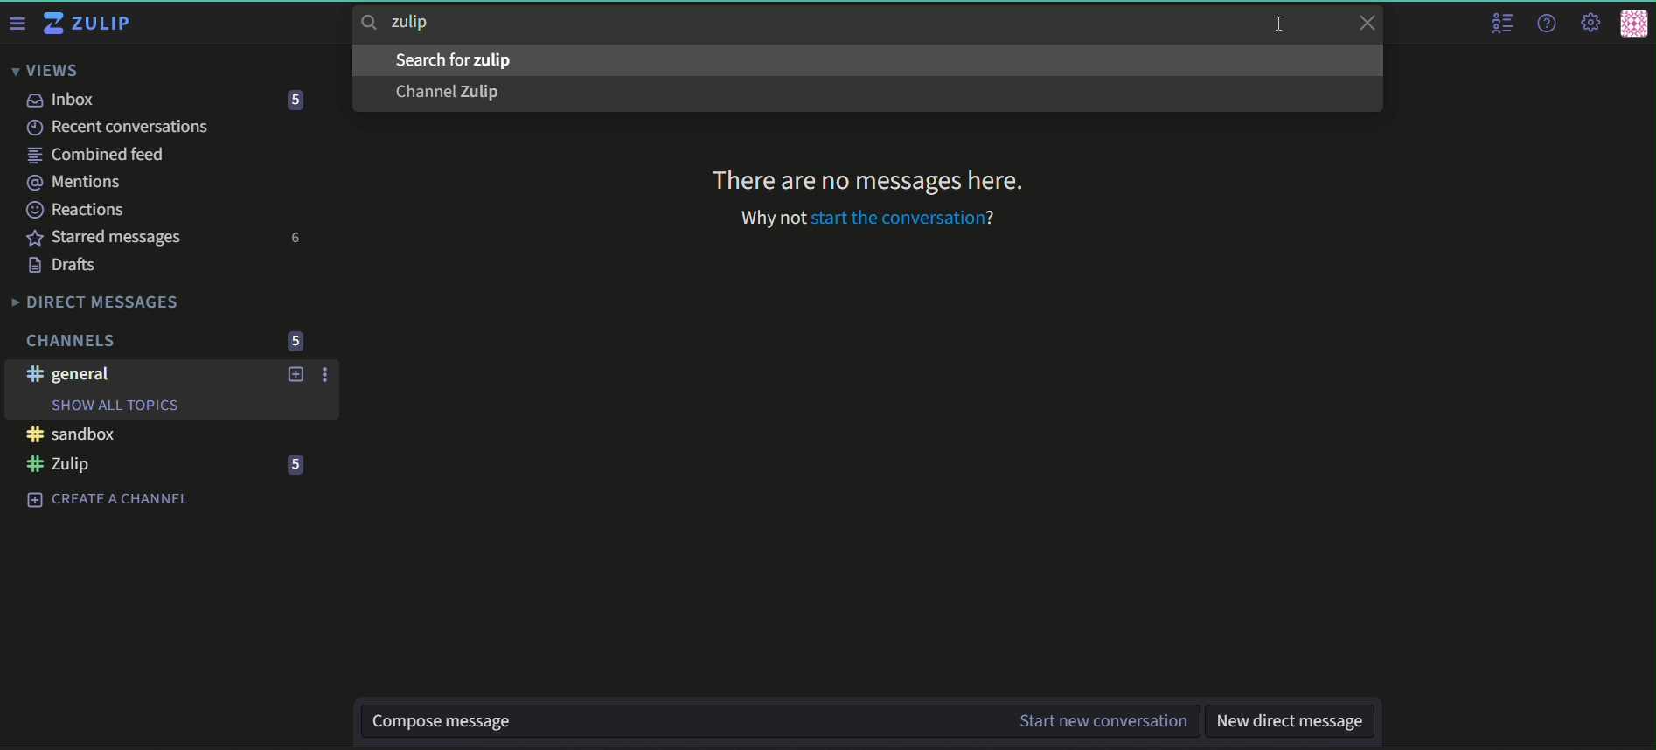 The width and height of the screenshot is (1656, 750). I want to click on recent conversations, so click(117, 126).